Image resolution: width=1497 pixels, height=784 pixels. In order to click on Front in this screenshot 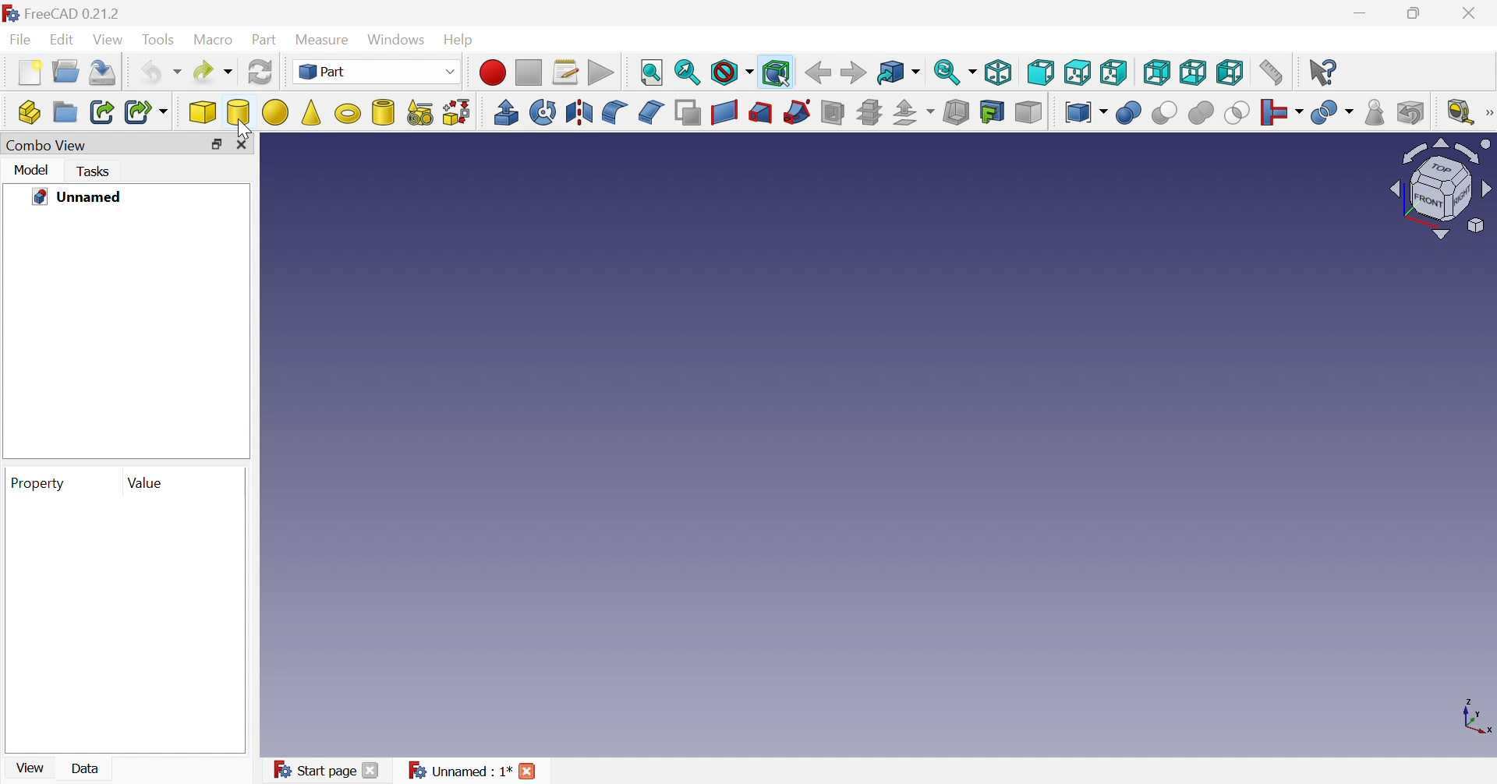, I will do `click(1041, 72)`.